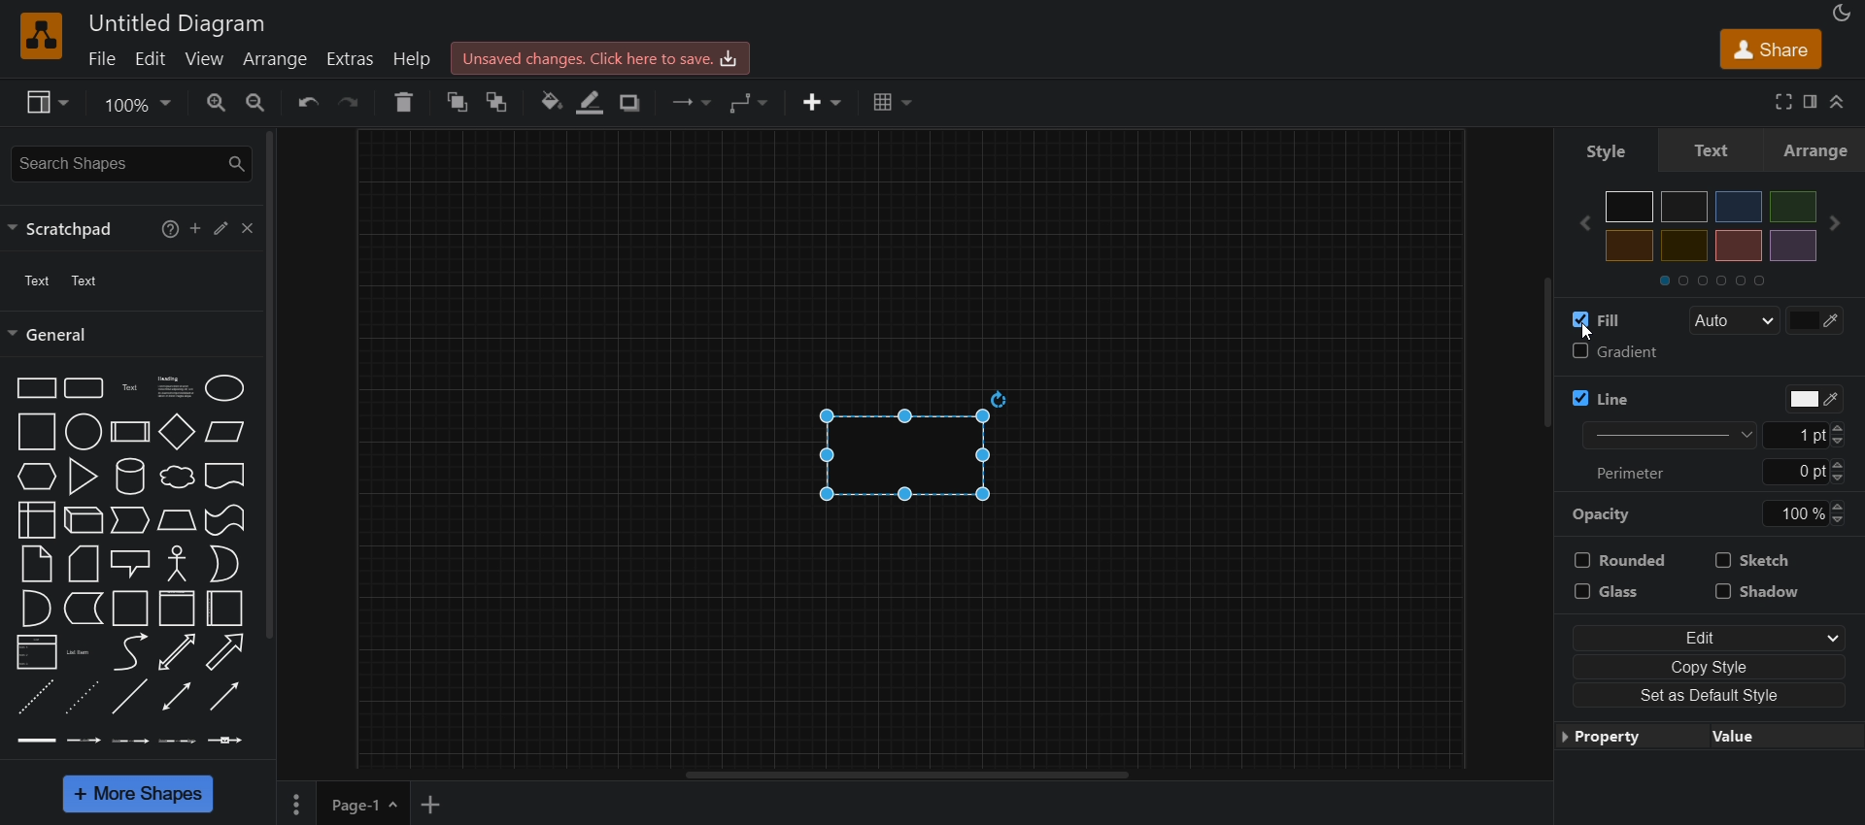 This screenshot has height=825, width=1865. What do you see at coordinates (365, 804) in the screenshot?
I see `current page` at bounding box center [365, 804].